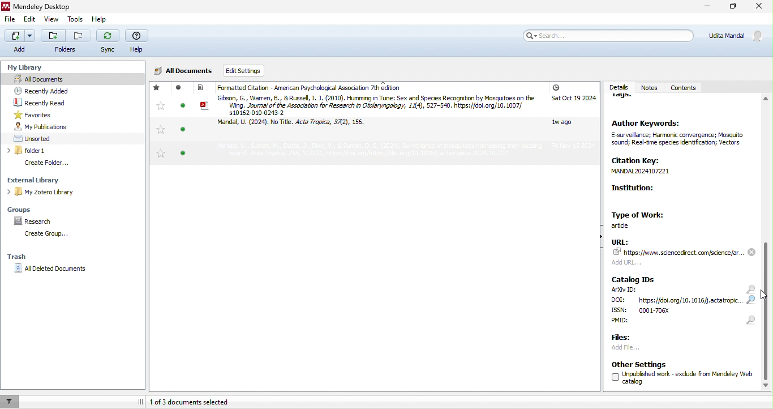 The image size is (773, 409). What do you see at coordinates (181, 124) in the screenshot?
I see `read/unread` at bounding box center [181, 124].